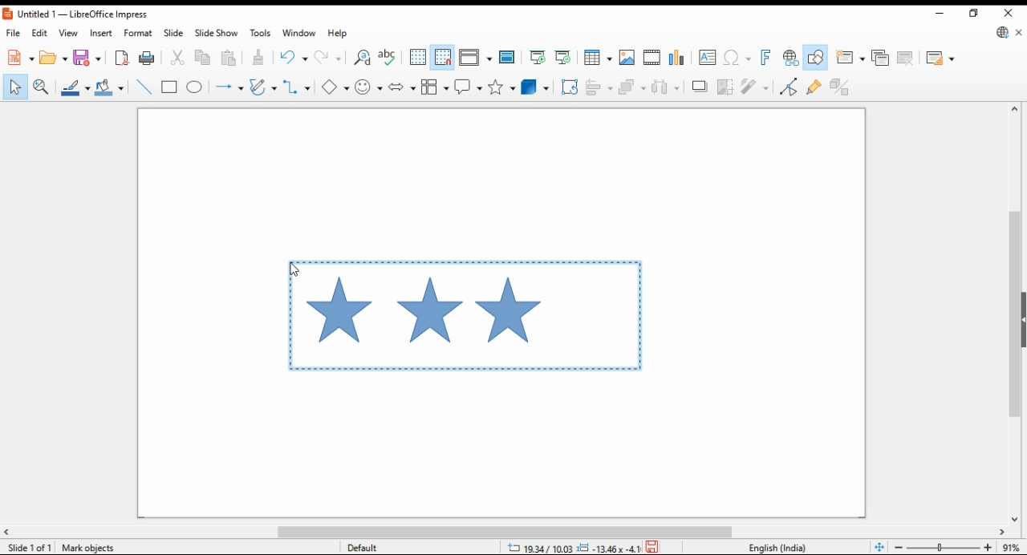 The height and width of the screenshot is (555, 1027). I want to click on slide, so click(173, 33).